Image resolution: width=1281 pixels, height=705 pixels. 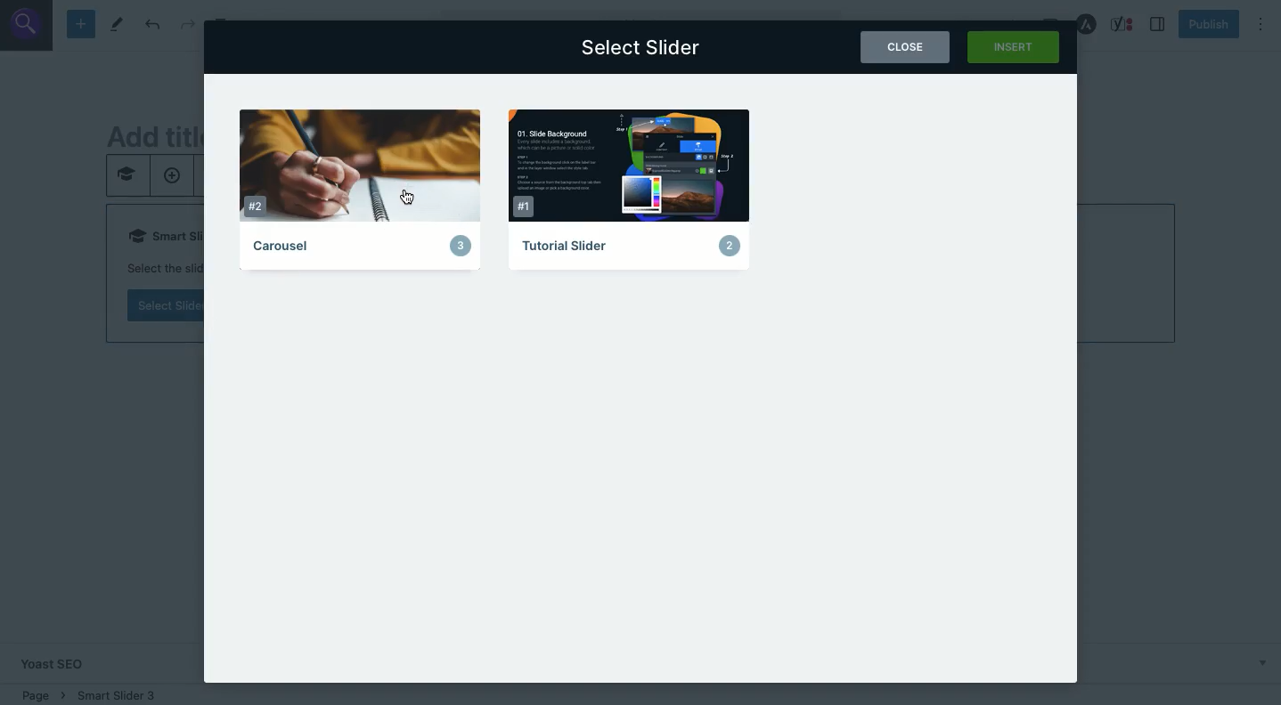 What do you see at coordinates (115, 692) in the screenshot?
I see `smart sider 3` at bounding box center [115, 692].